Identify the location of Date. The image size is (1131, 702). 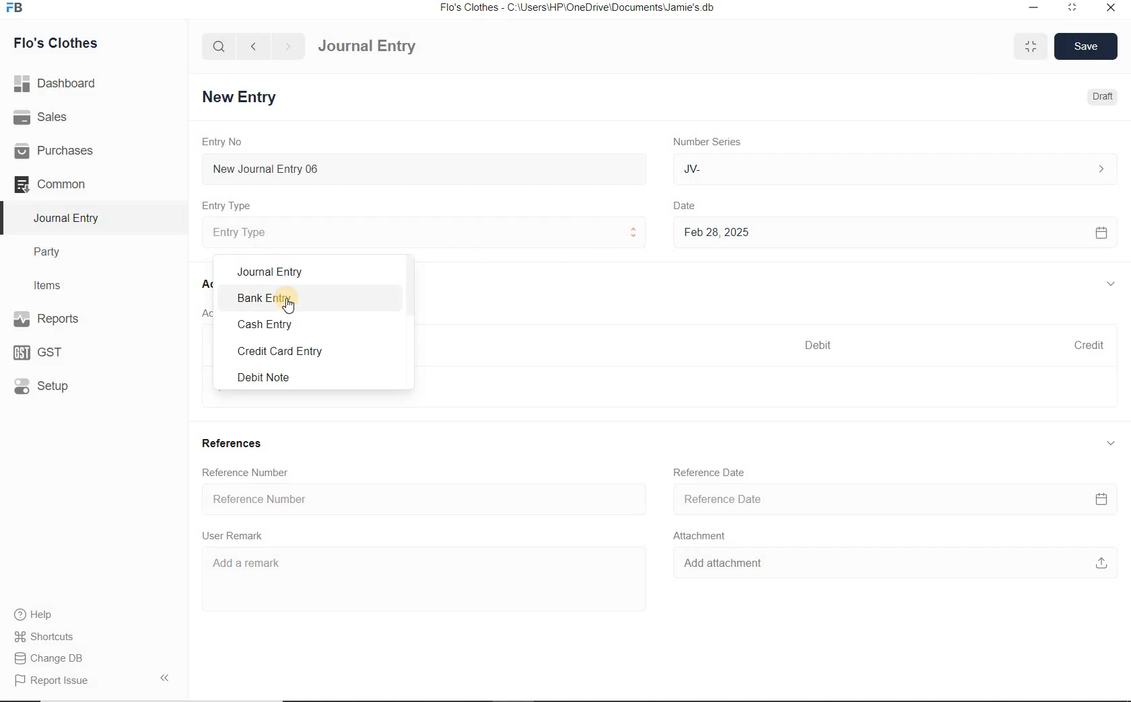
(694, 204).